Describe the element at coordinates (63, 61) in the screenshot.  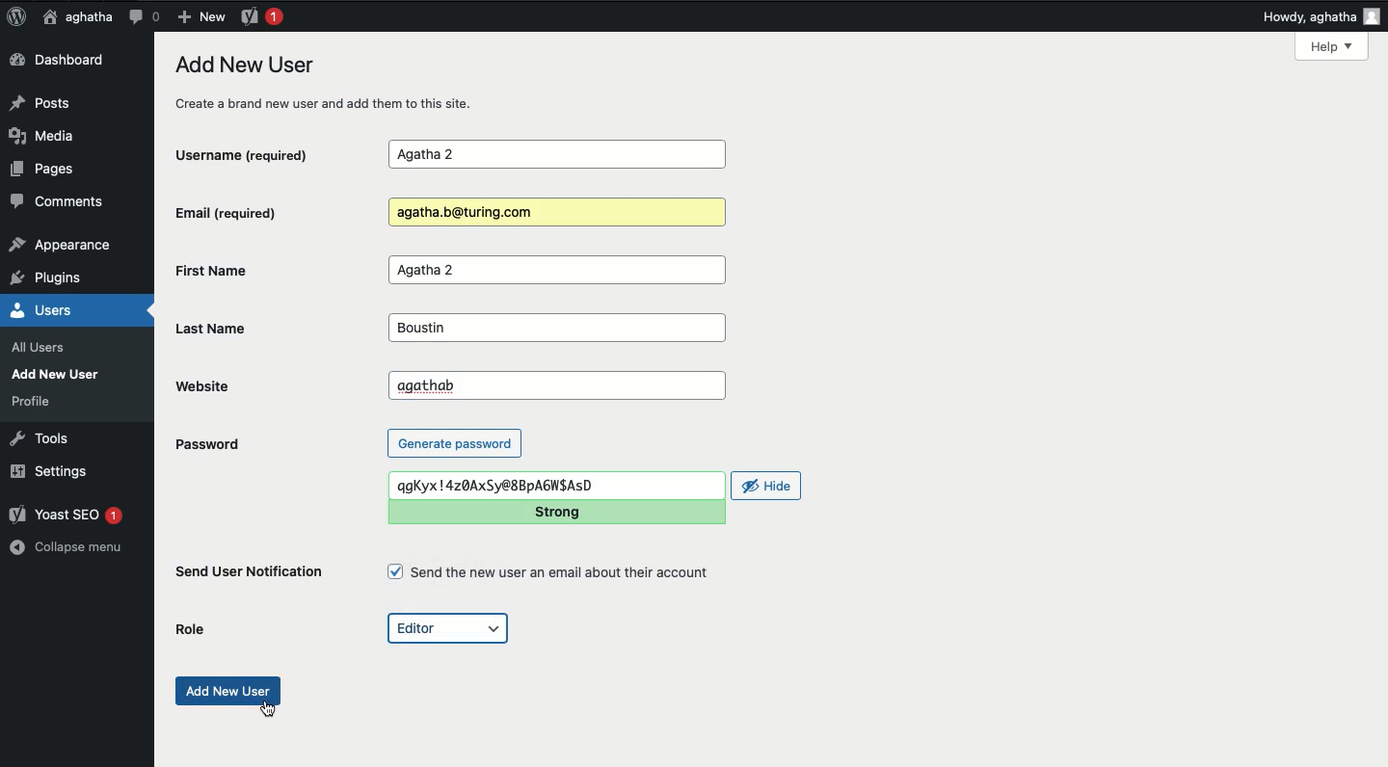
I see `Dashboard` at that location.